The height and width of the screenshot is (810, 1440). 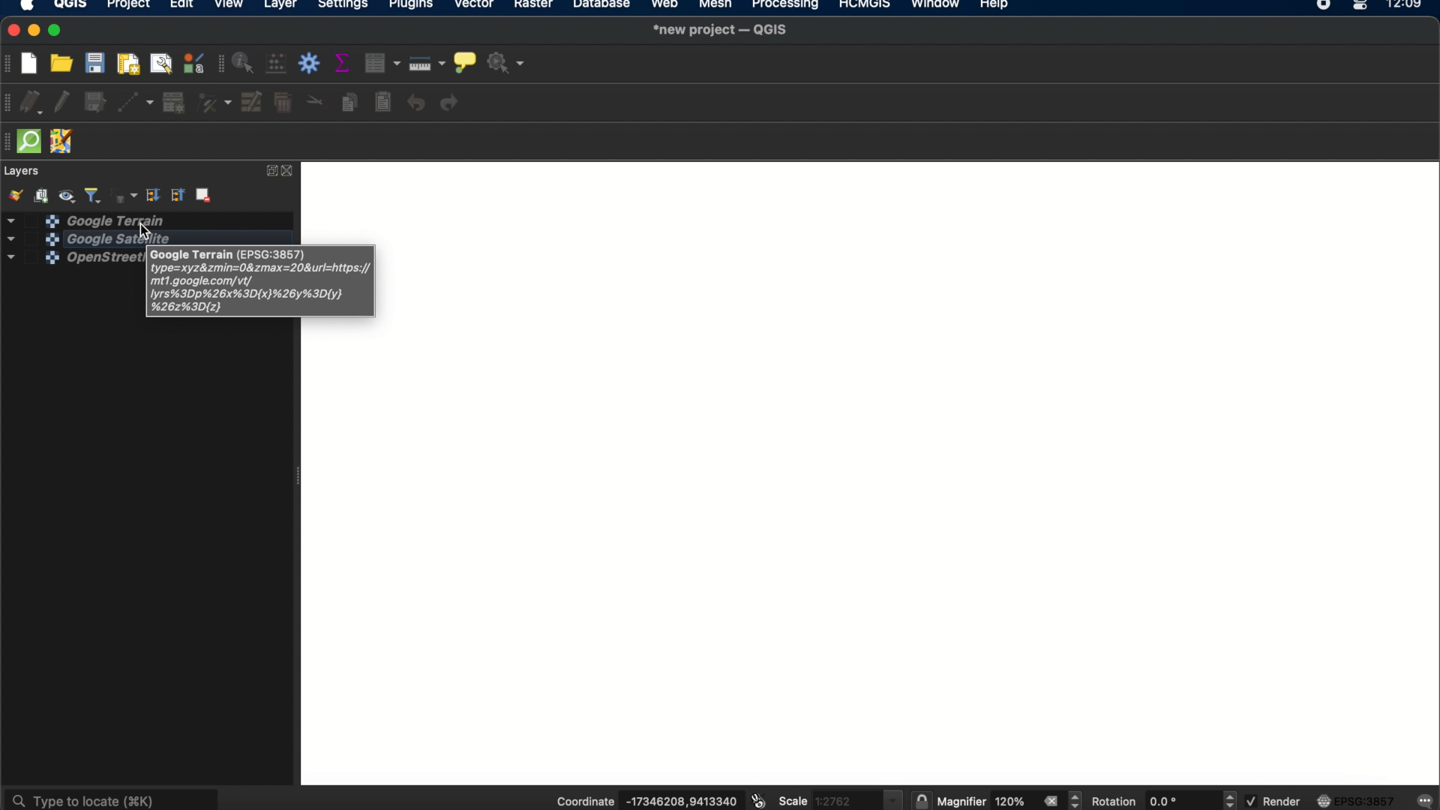 What do you see at coordinates (9, 142) in the screenshot?
I see `hidden toolbar` at bounding box center [9, 142].